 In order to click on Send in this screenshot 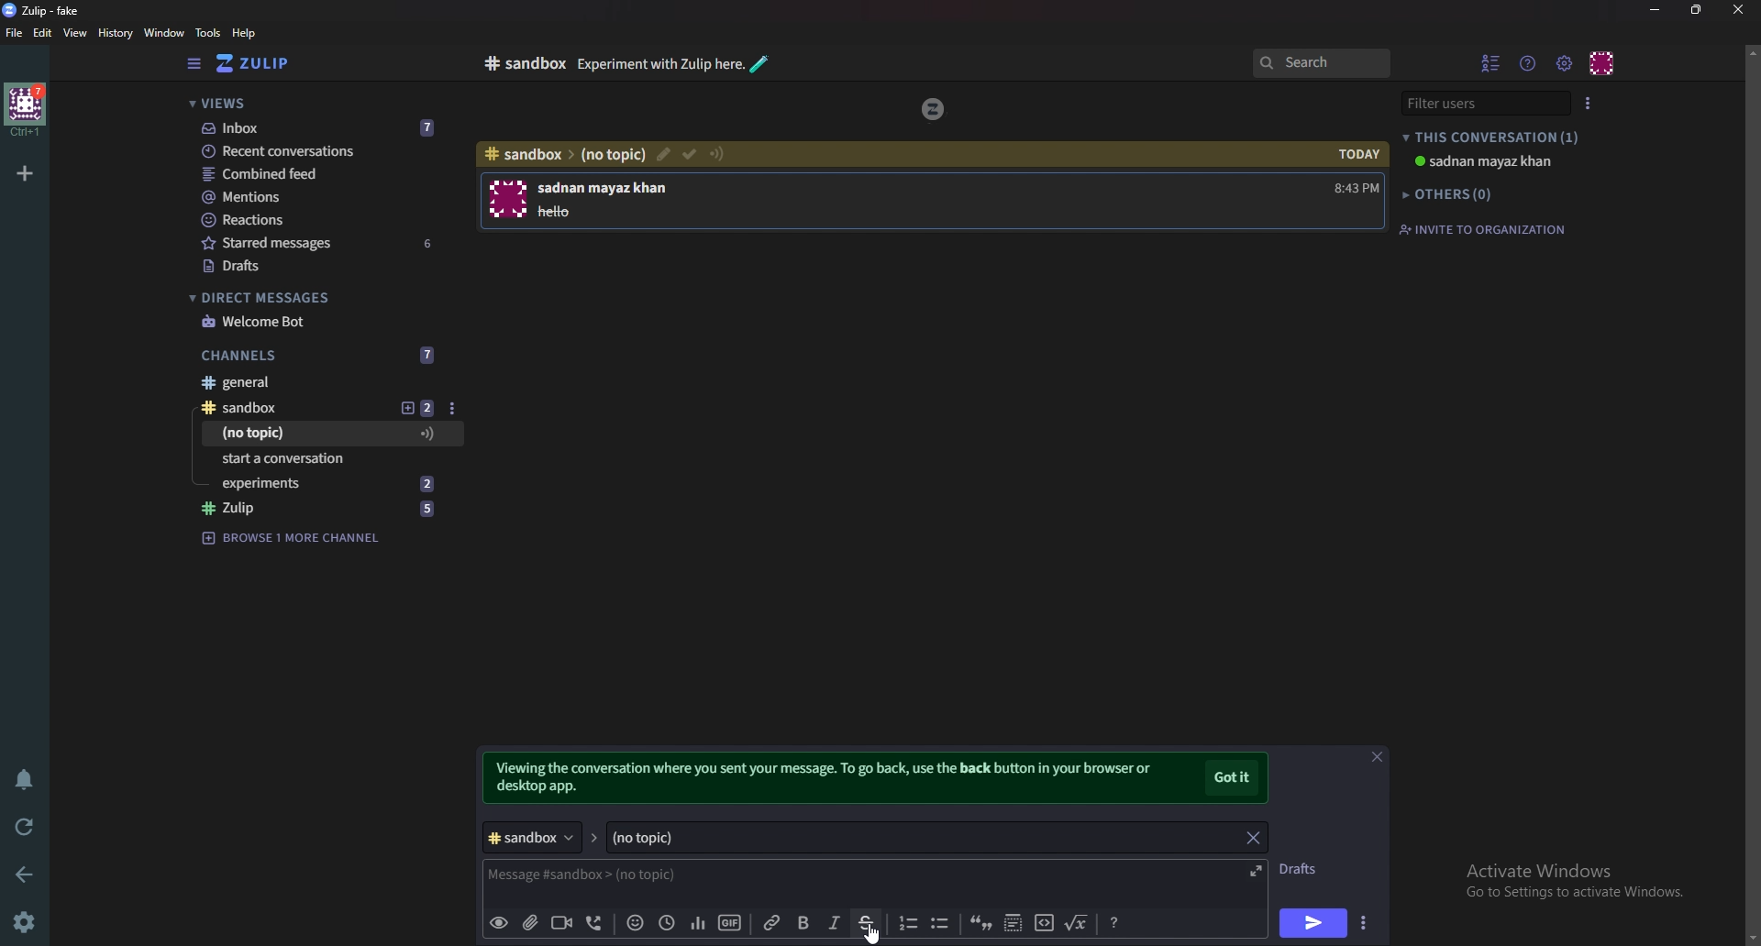, I will do `click(1312, 923)`.